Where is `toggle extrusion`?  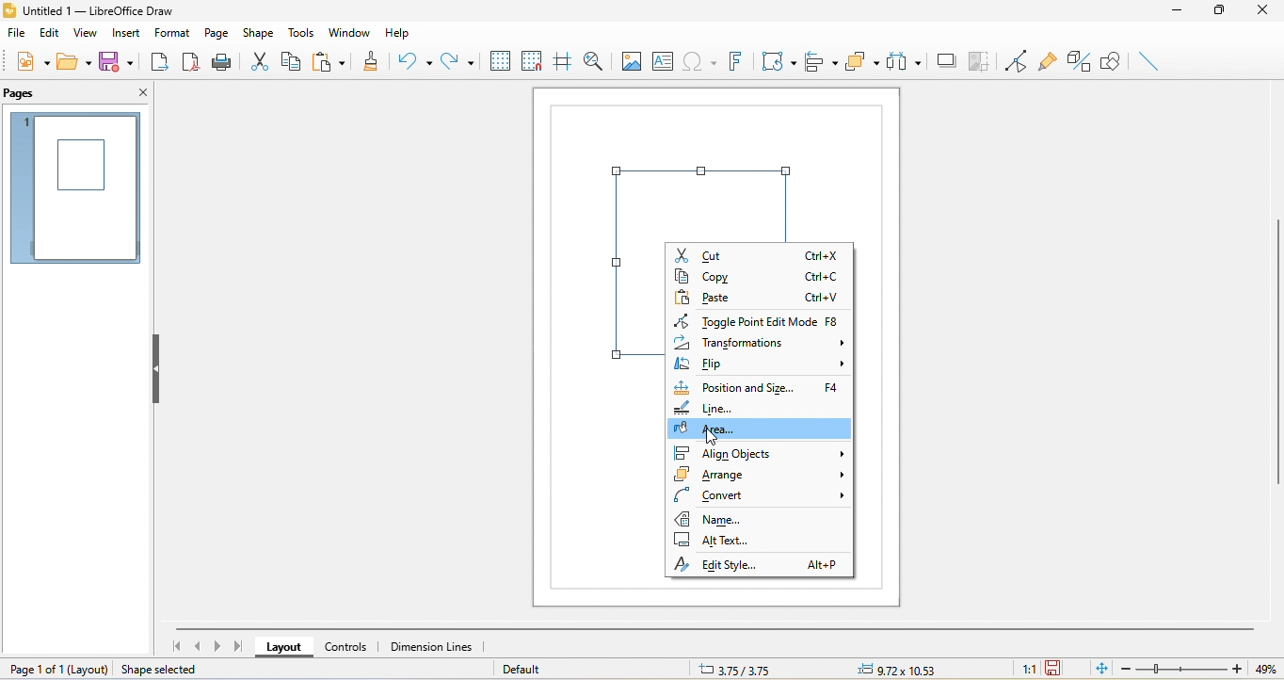
toggle extrusion is located at coordinates (1079, 61).